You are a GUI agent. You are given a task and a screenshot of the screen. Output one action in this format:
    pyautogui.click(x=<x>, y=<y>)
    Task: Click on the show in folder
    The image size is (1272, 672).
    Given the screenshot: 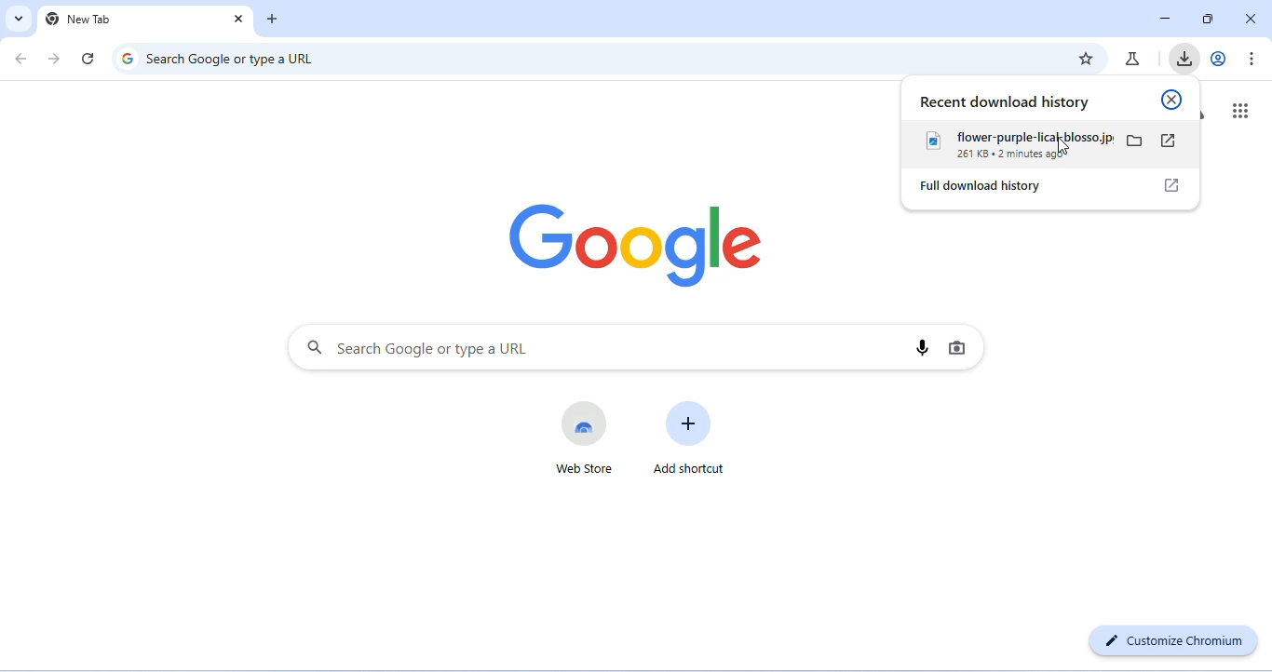 What is the action you would take?
    pyautogui.click(x=1137, y=141)
    